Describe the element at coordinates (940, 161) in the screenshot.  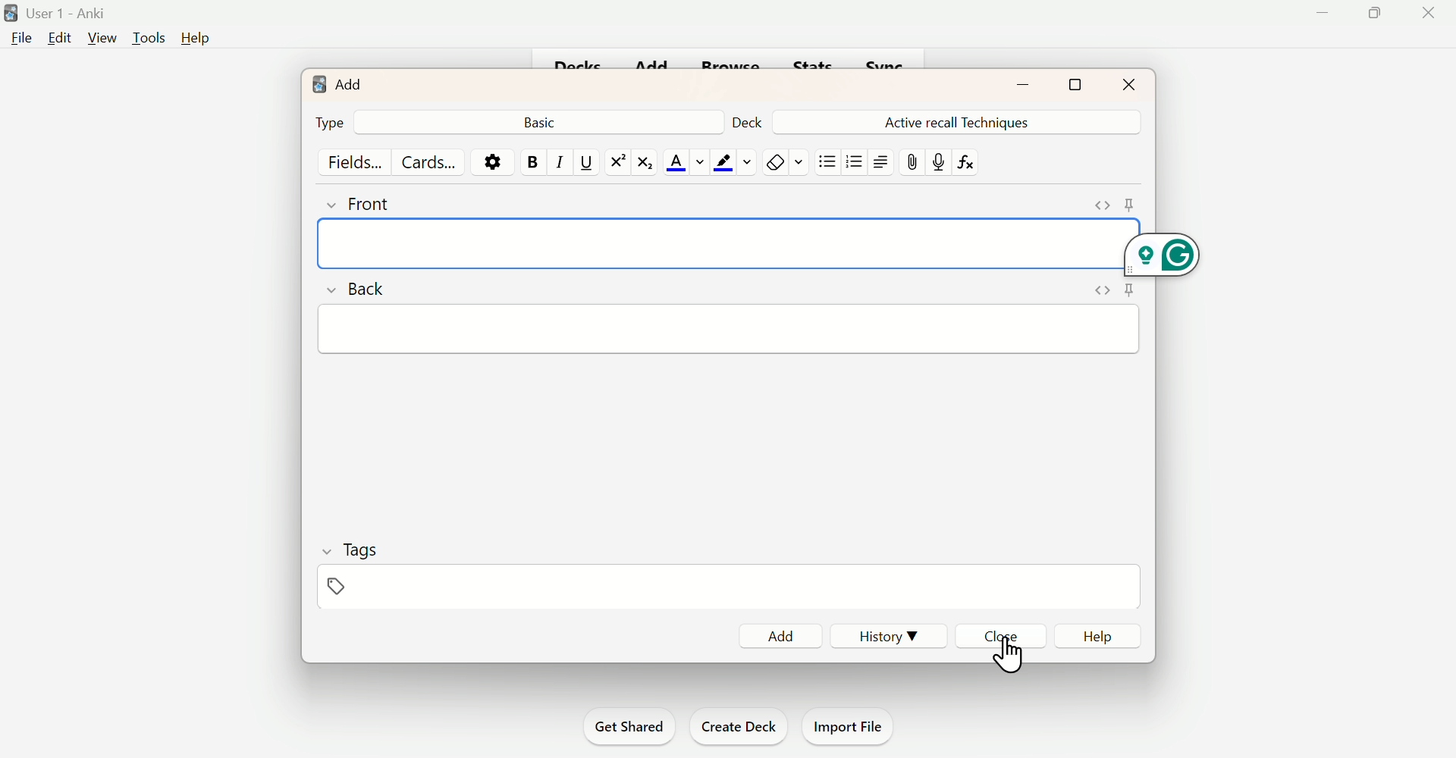
I see `Mic` at that location.